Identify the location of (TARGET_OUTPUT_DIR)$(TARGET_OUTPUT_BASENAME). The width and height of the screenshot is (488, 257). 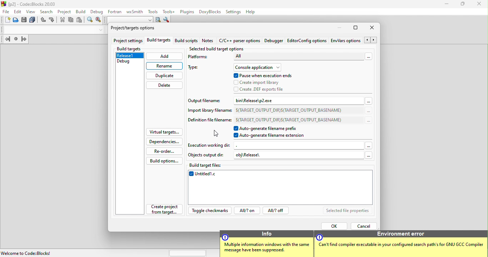
(290, 110).